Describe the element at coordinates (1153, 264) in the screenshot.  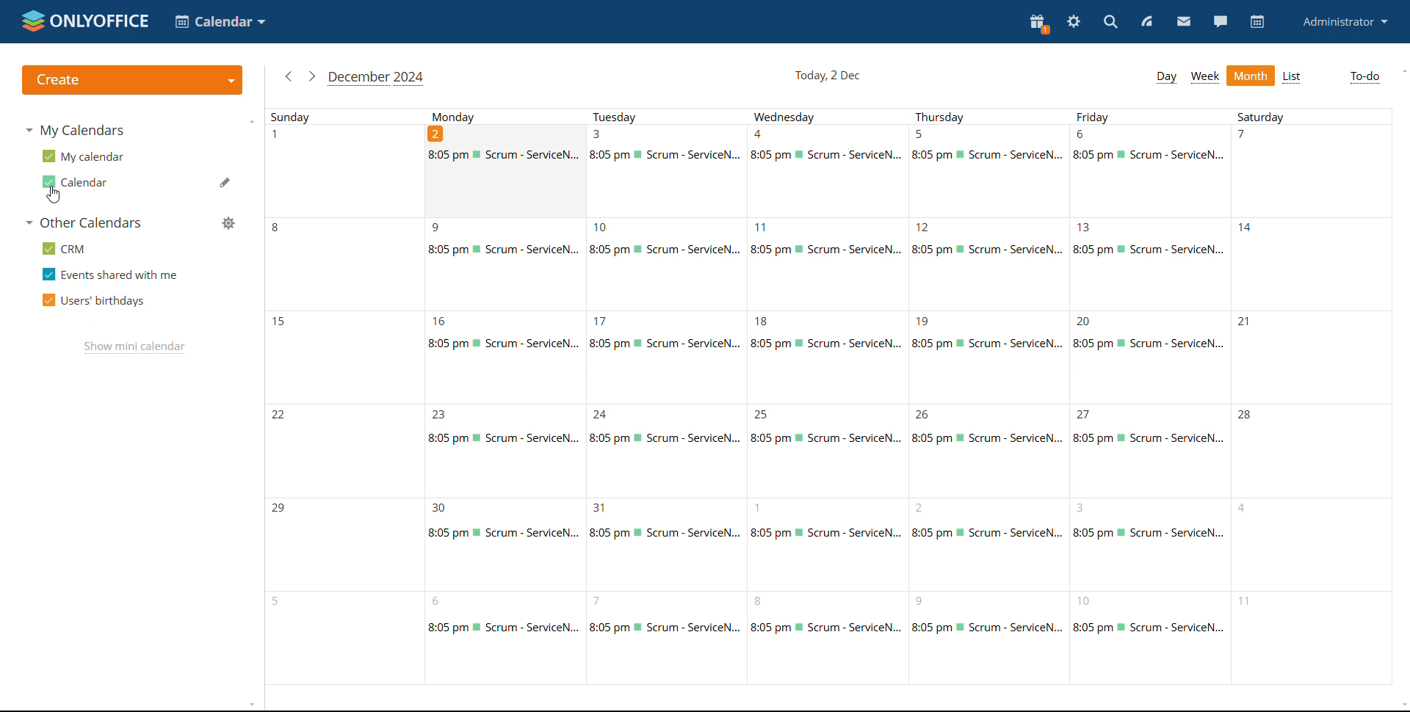
I see `13` at that location.